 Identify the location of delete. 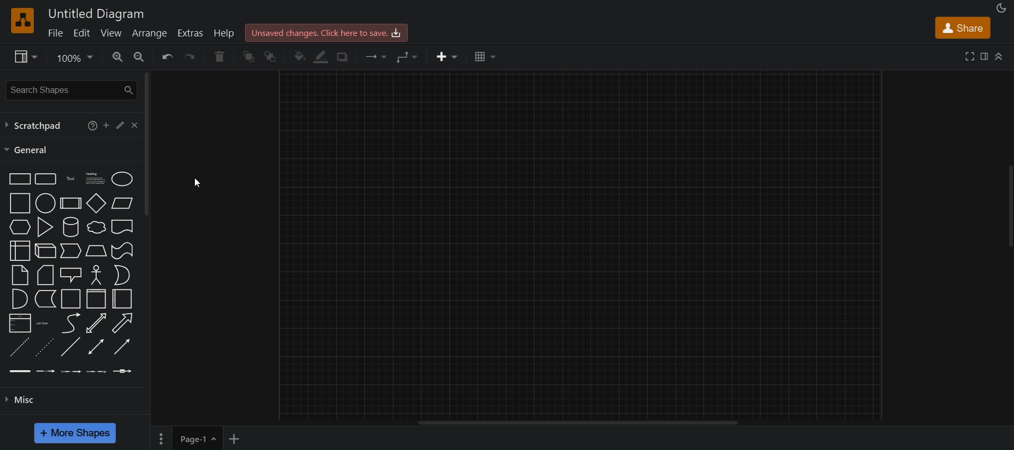
(219, 57).